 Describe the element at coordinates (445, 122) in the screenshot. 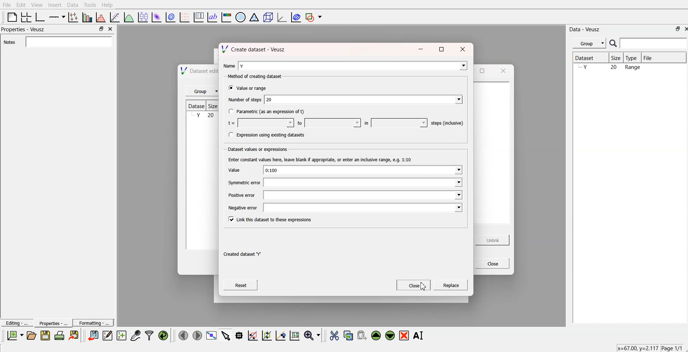

I see `steps (inclusive` at that location.